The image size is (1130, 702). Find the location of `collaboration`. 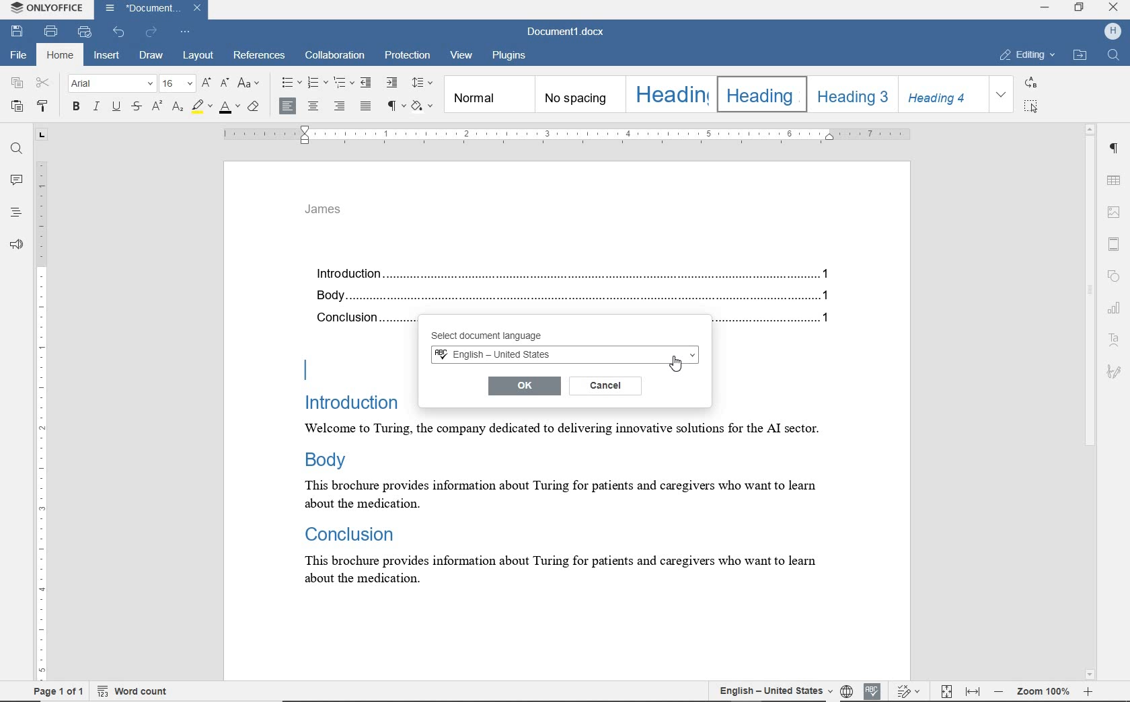

collaboration is located at coordinates (336, 56).